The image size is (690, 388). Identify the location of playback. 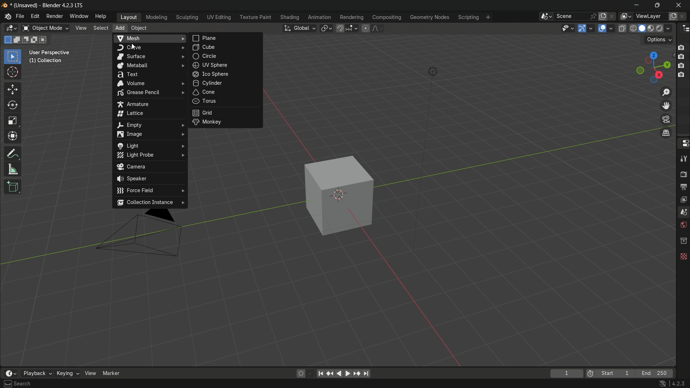
(37, 371).